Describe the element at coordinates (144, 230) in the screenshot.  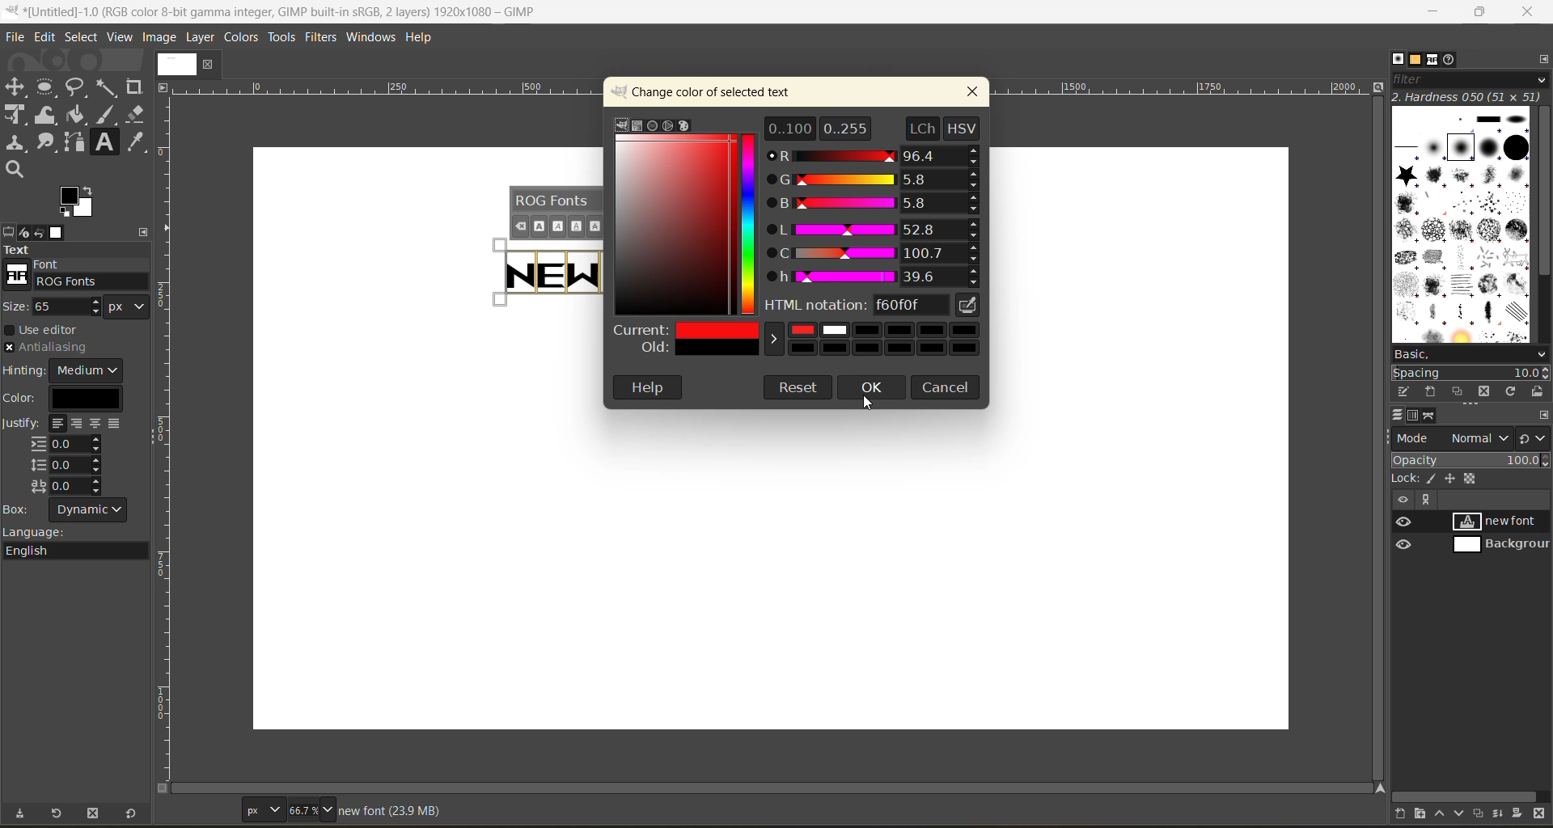
I see `configure` at that location.